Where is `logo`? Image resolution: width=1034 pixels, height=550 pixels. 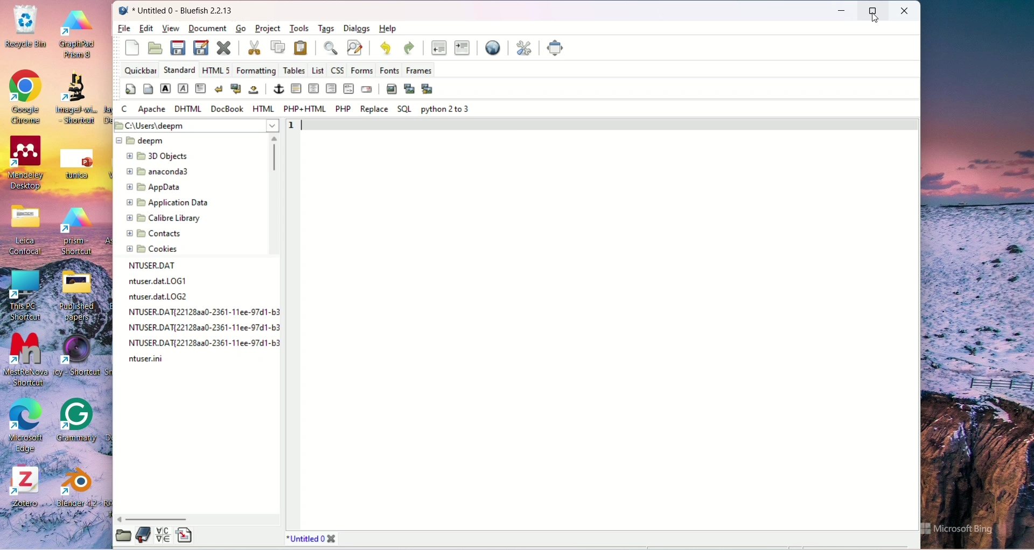
logo is located at coordinates (124, 11).